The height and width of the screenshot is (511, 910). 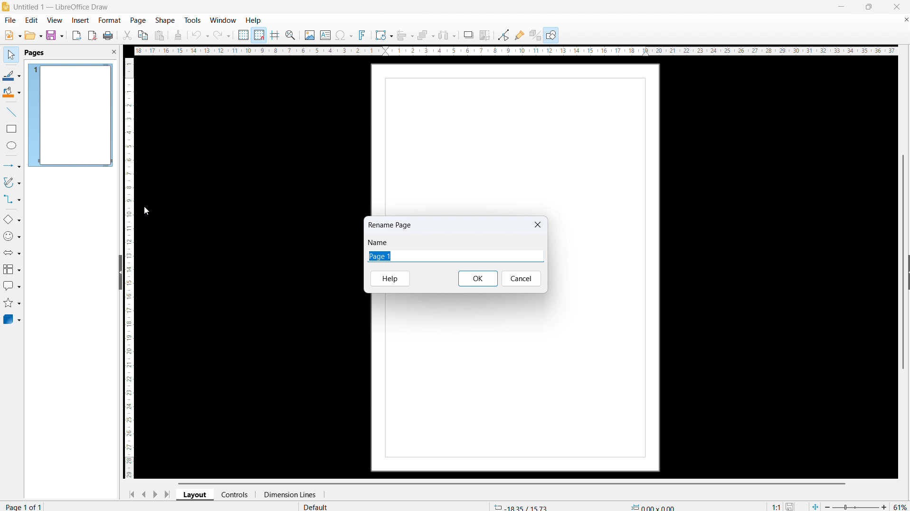 What do you see at coordinates (362, 35) in the screenshot?
I see `insert fontwork text` at bounding box center [362, 35].